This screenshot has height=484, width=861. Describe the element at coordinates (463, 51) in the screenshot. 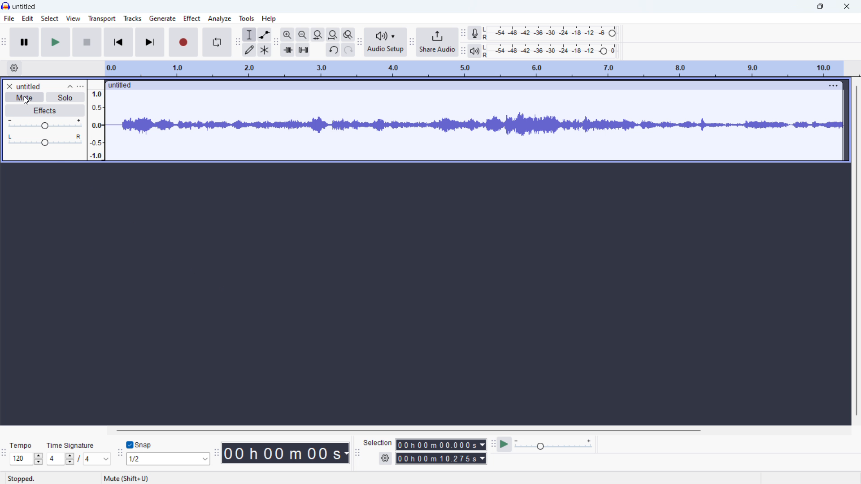

I see `playback meter toolbar` at that location.